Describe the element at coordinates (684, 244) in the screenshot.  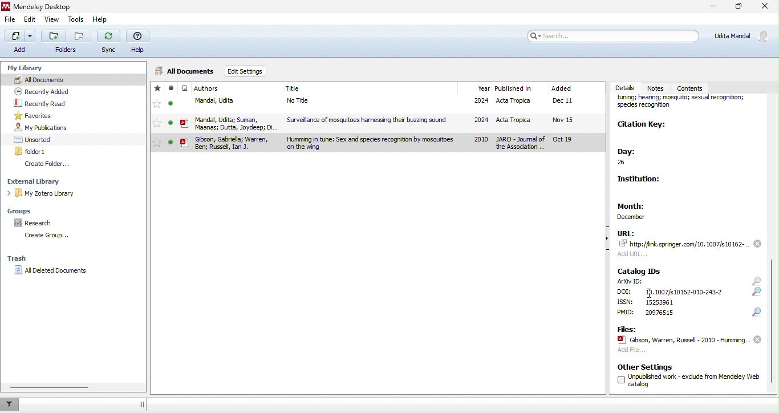
I see `link` at that location.